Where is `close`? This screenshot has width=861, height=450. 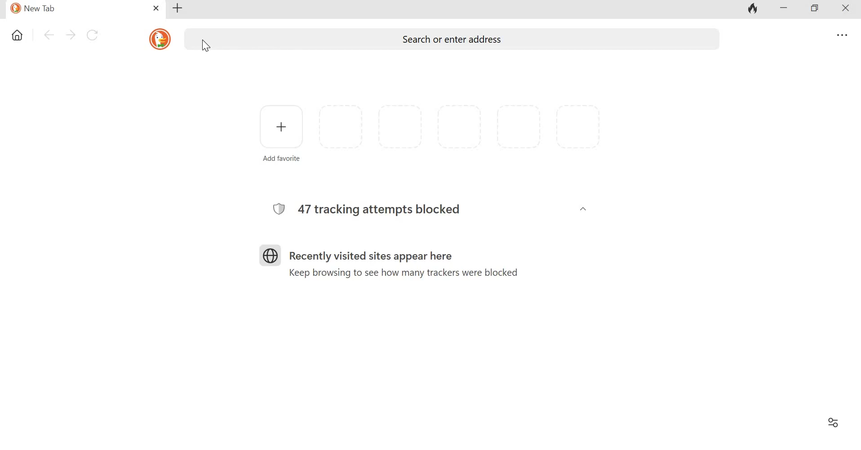
close is located at coordinates (155, 8).